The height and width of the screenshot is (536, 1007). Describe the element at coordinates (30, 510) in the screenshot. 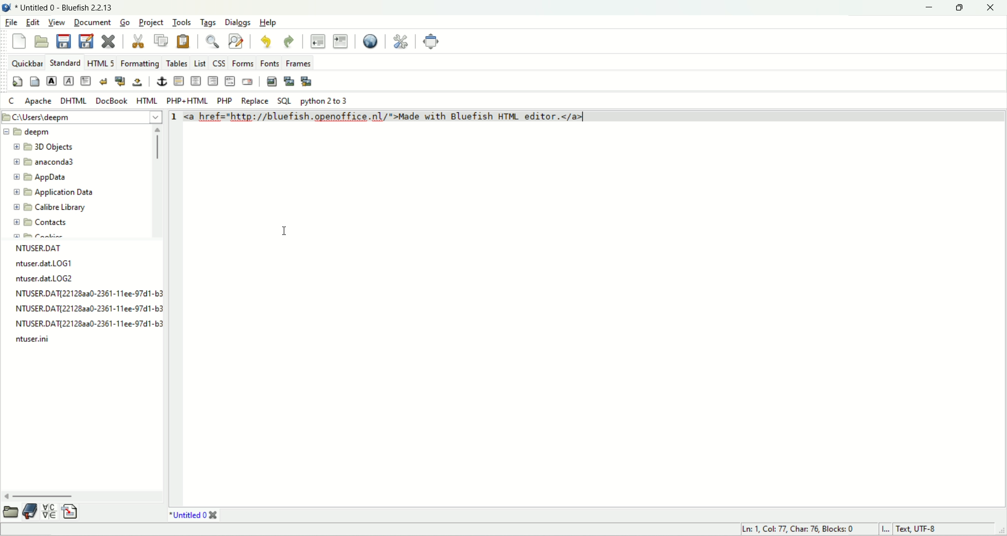

I see `documentation` at that location.